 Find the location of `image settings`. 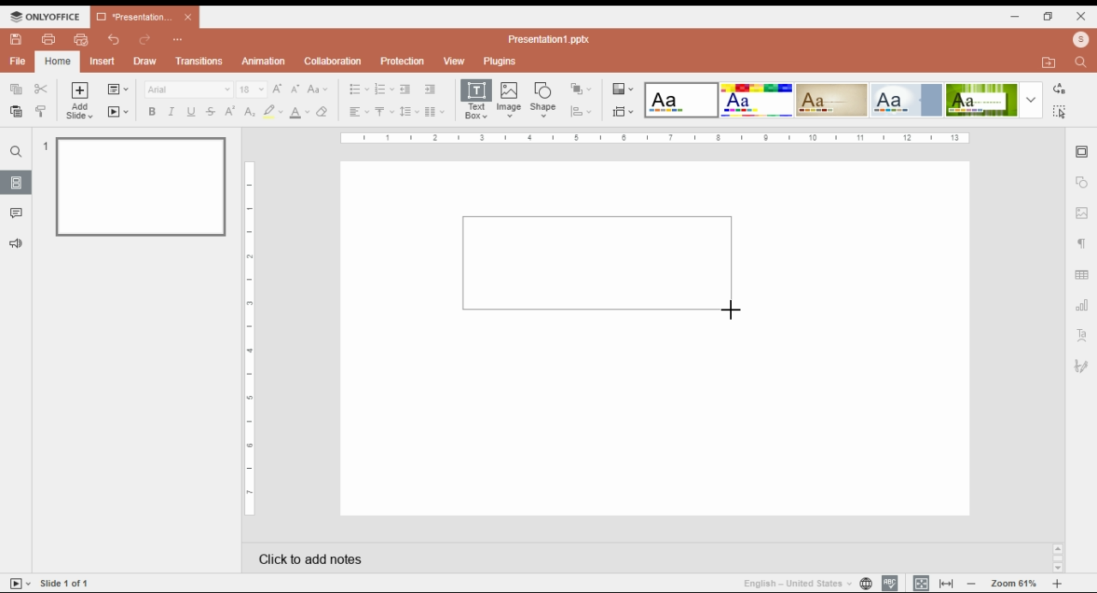

image settings is located at coordinates (1081, 214).